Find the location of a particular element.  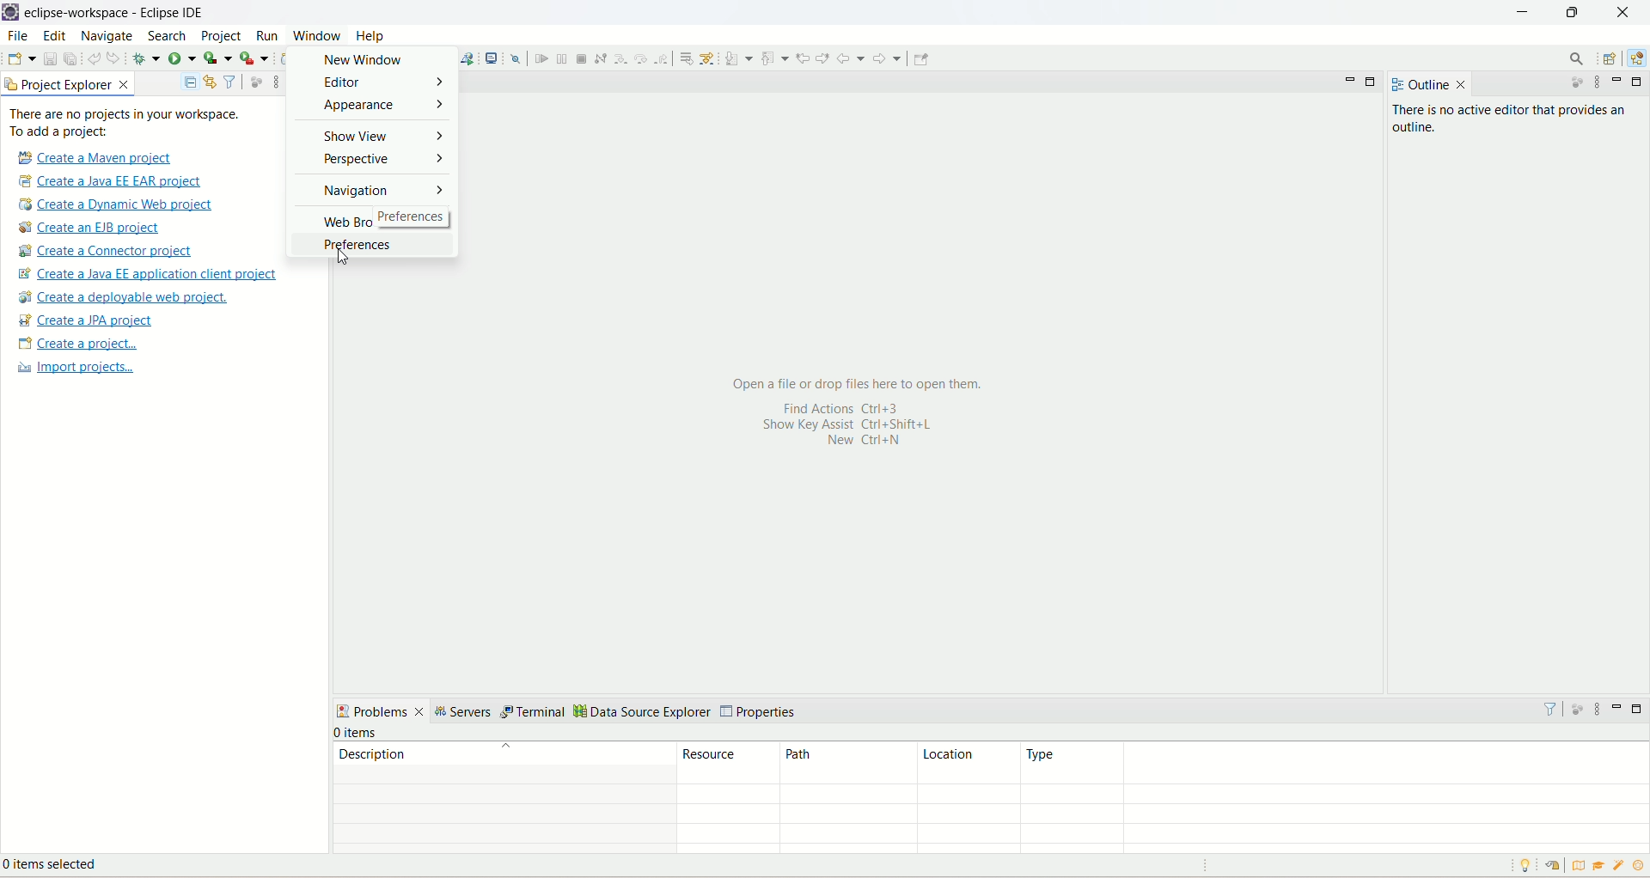

collapse all is located at coordinates (190, 83).